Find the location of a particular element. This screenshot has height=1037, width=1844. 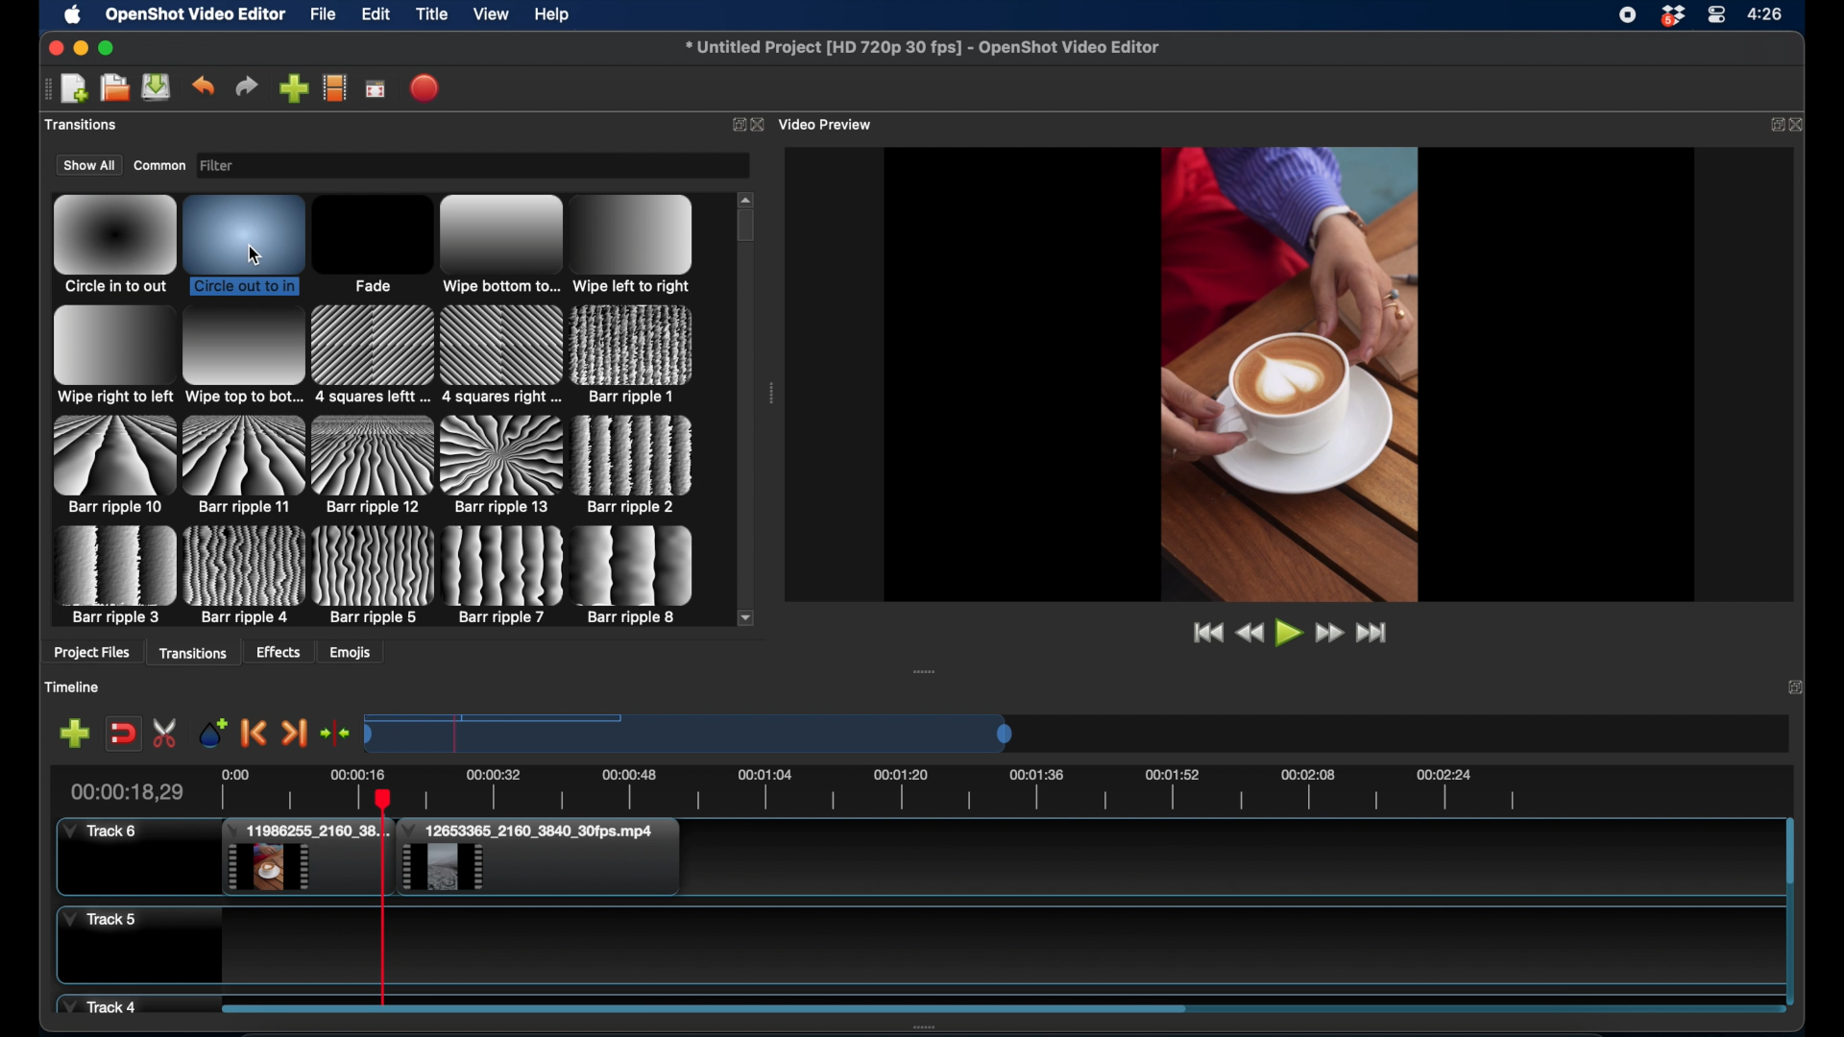

scroll down arrow is located at coordinates (746, 616).